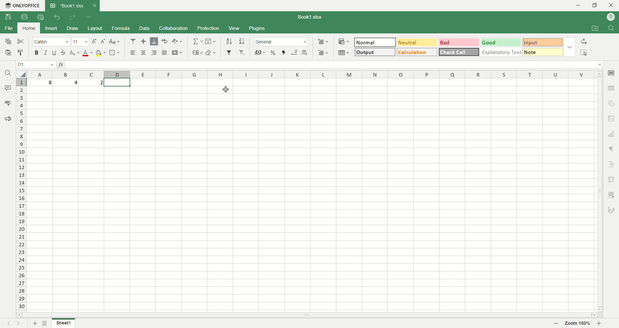 This screenshot has width=619, height=328. What do you see at coordinates (21, 75) in the screenshot?
I see `select all` at bounding box center [21, 75].